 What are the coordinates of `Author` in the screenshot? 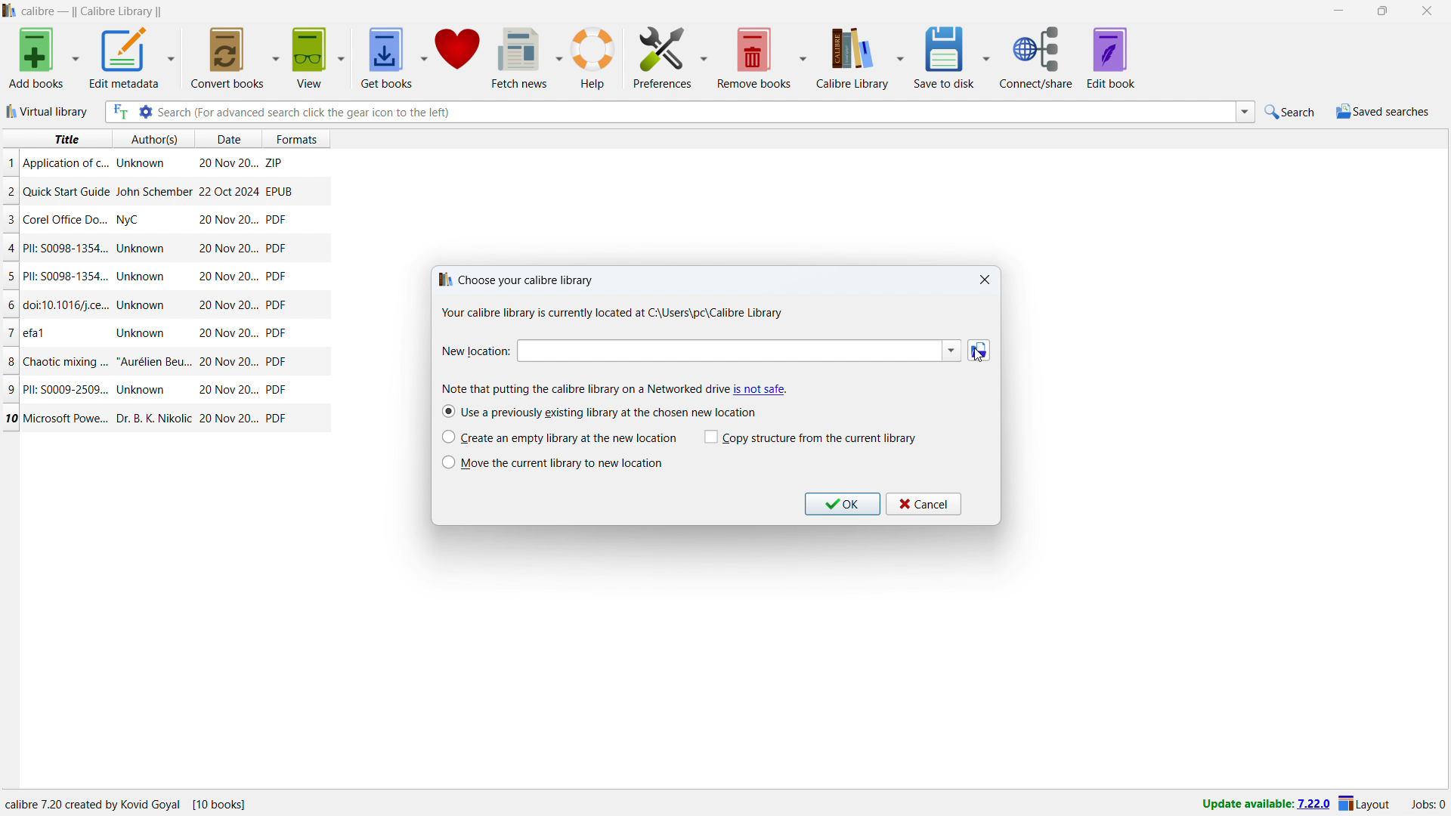 It's located at (152, 416).